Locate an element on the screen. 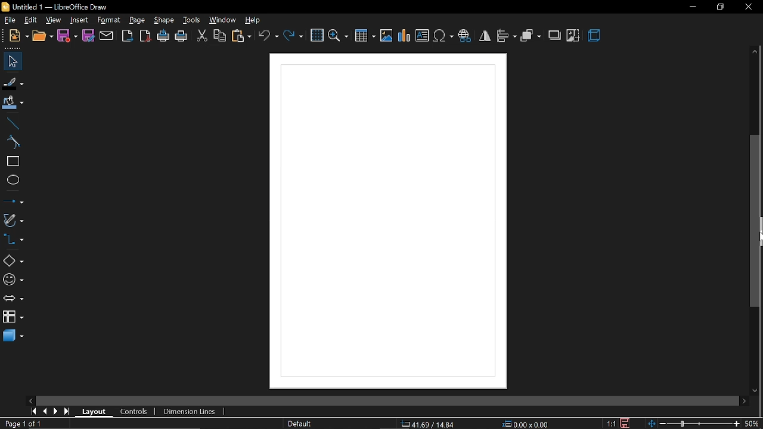 This screenshot has width=763, height=429. insert image is located at coordinates (386, 37).